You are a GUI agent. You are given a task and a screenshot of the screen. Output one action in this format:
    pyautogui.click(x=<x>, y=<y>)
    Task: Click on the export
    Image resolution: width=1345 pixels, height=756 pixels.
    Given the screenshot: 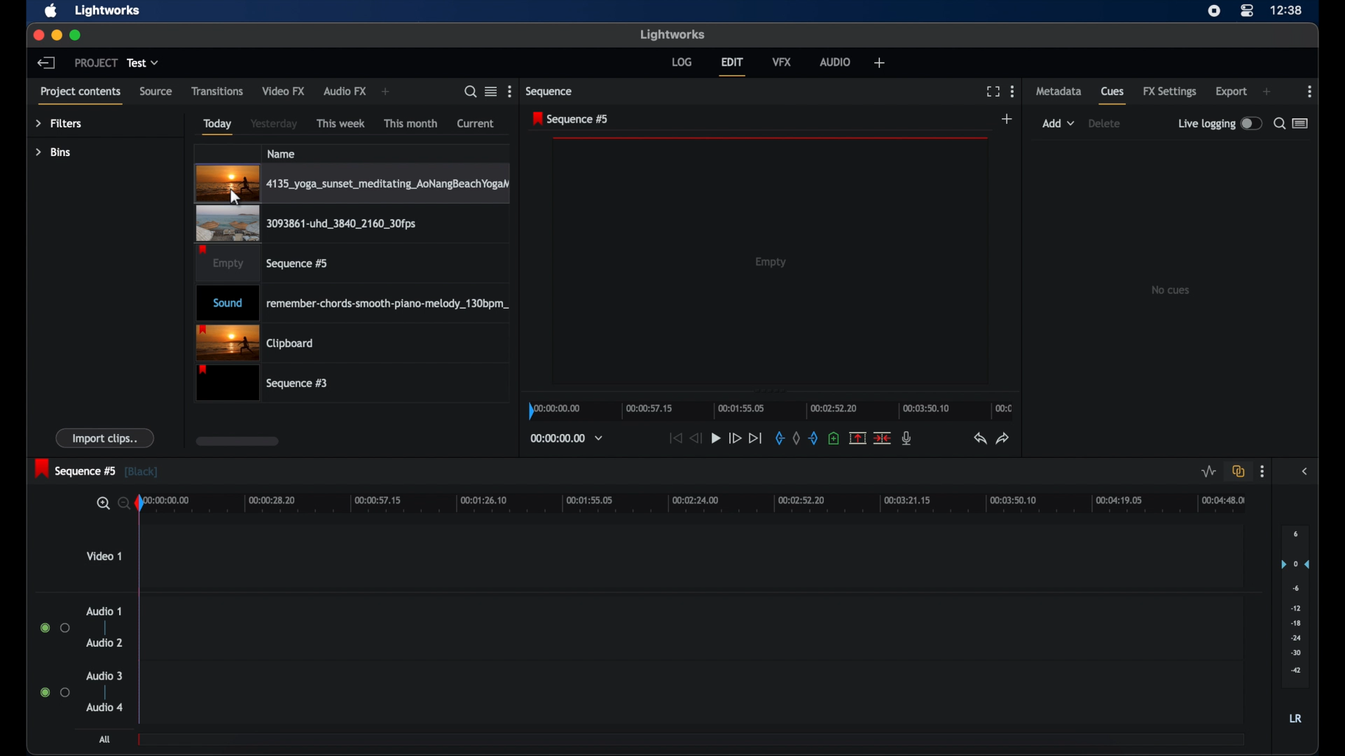 What is the action you would take?
    pyautogui.click(x=1232, y=92)
    